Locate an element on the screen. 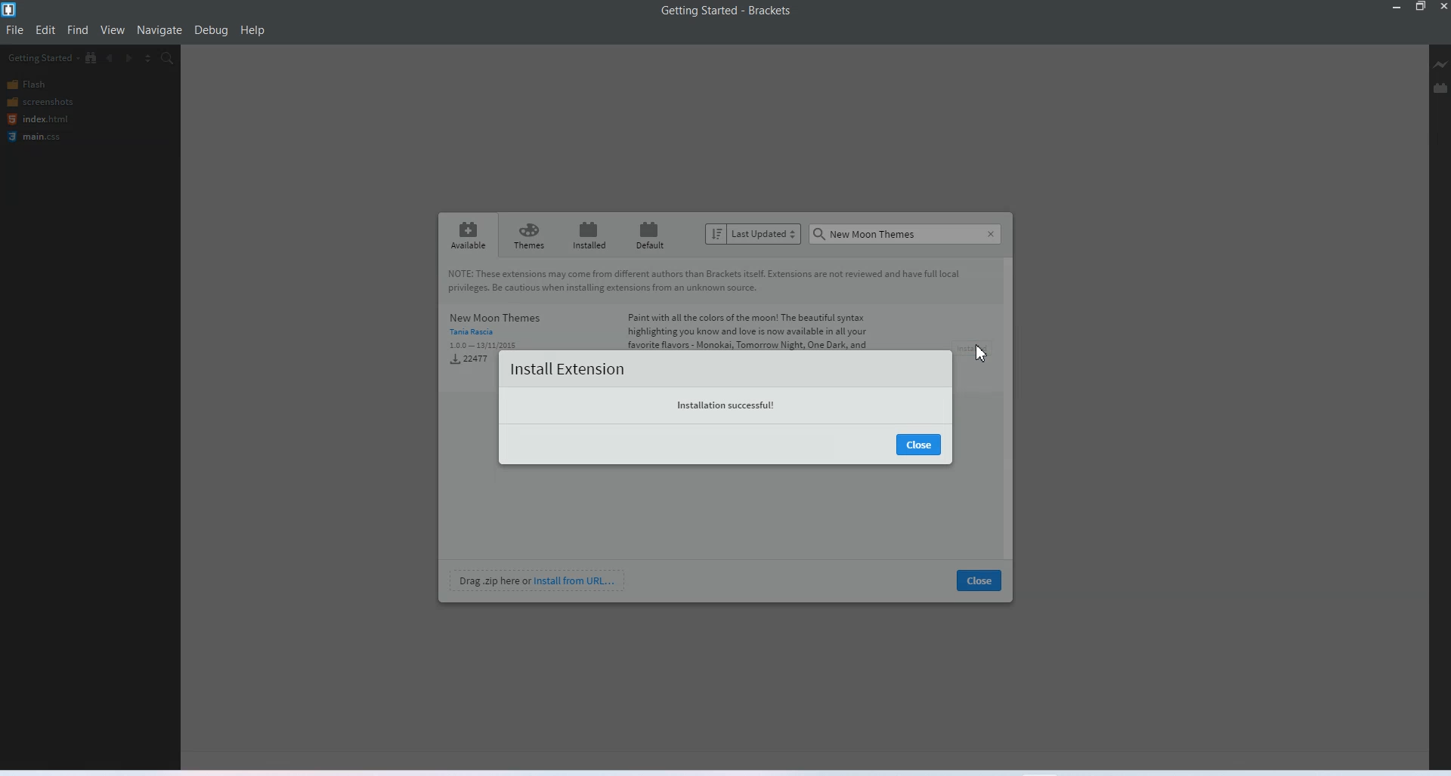 This screenshot has height=776, width=1451. Maximize is located at coordinates (1421, 8).